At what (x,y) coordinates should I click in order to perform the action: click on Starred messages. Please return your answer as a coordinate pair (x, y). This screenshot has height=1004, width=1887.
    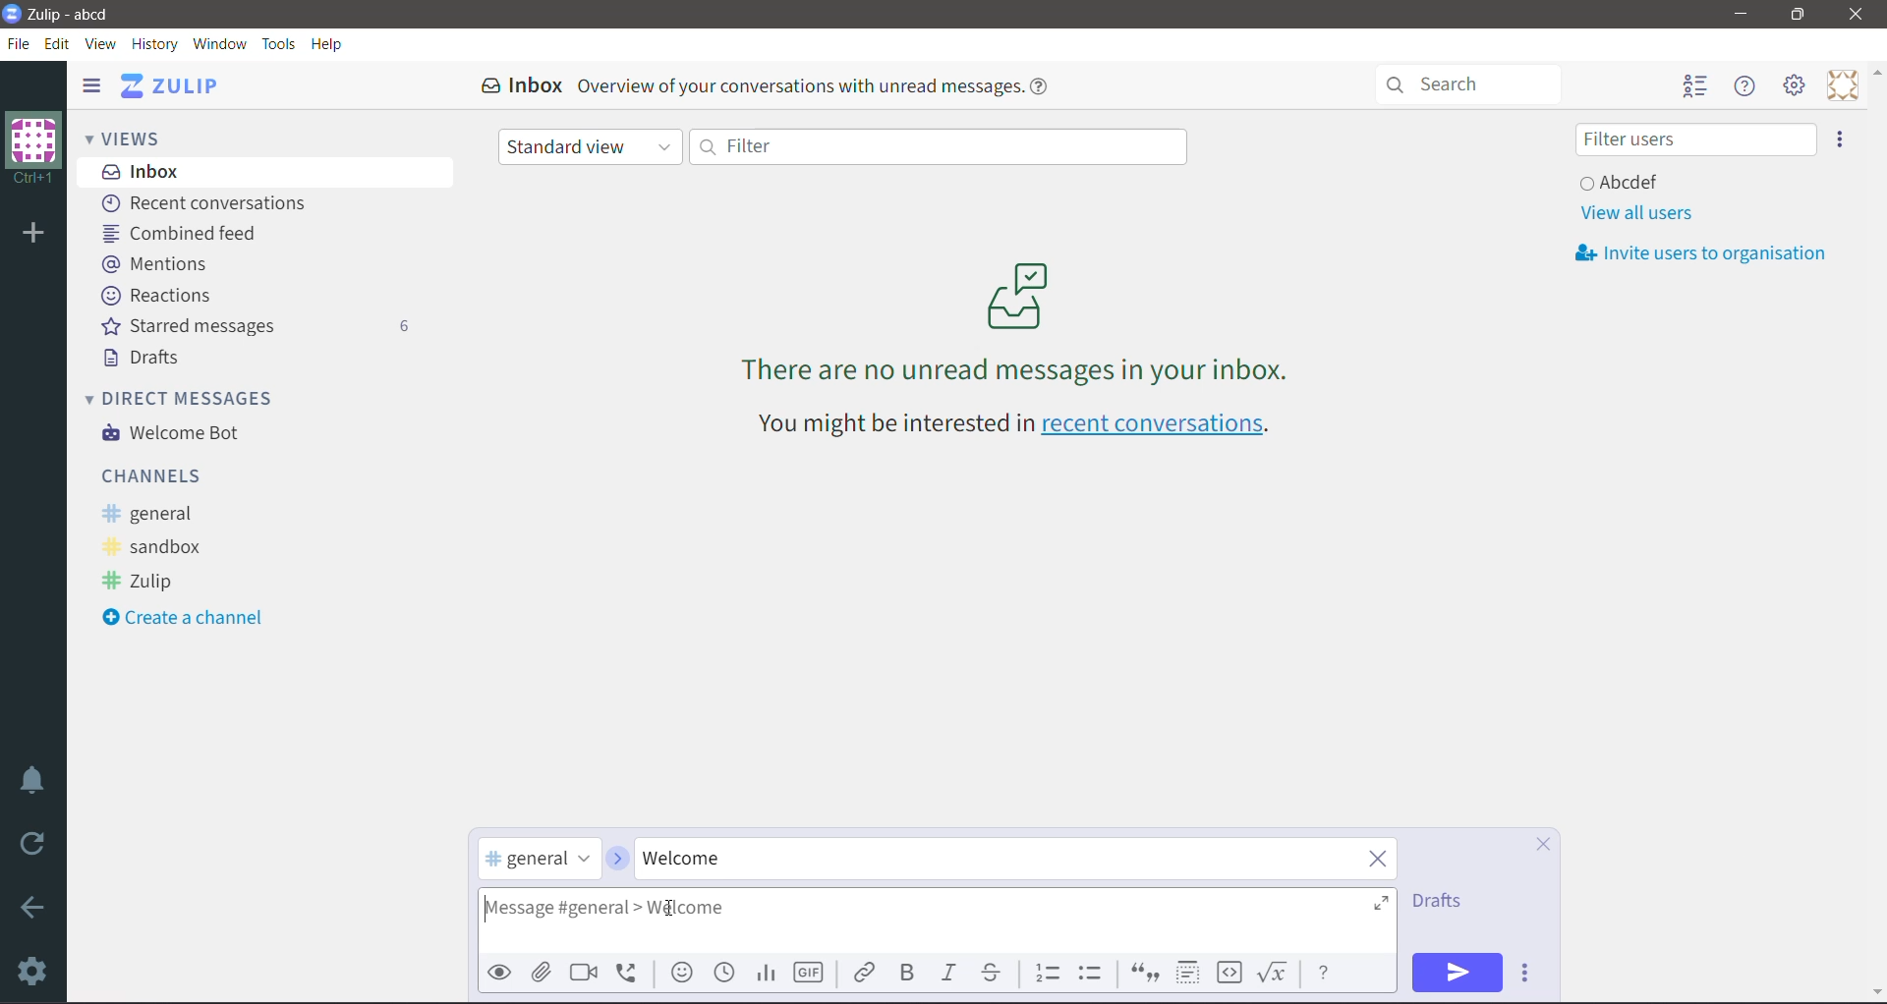
    Looking at the image, I should click on (255, 325).